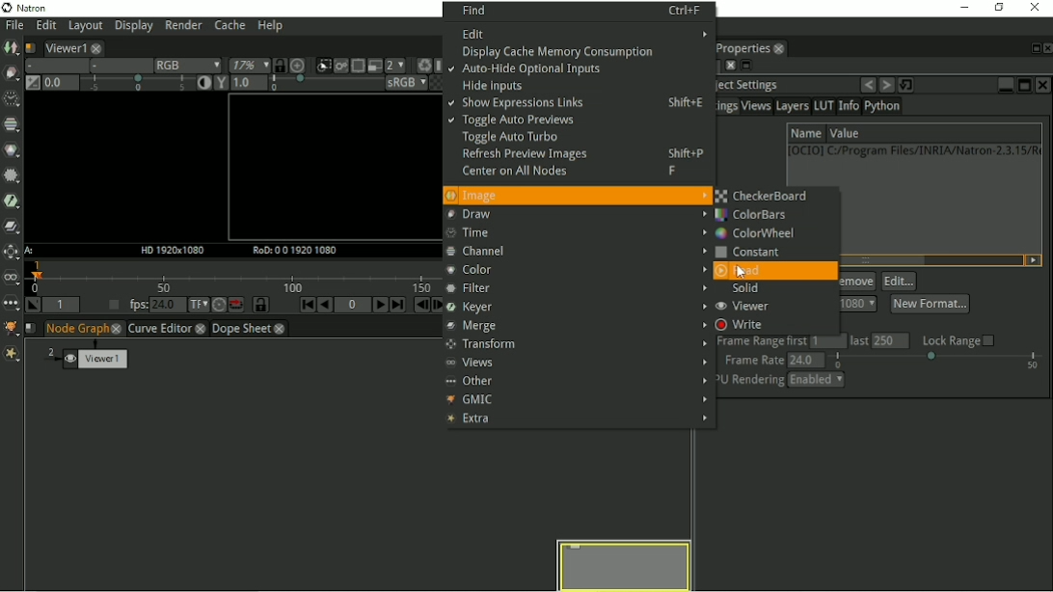 This screenshot has width=1053, height=592. I want to click on Auto hide optional inputs, so click(527, 70).